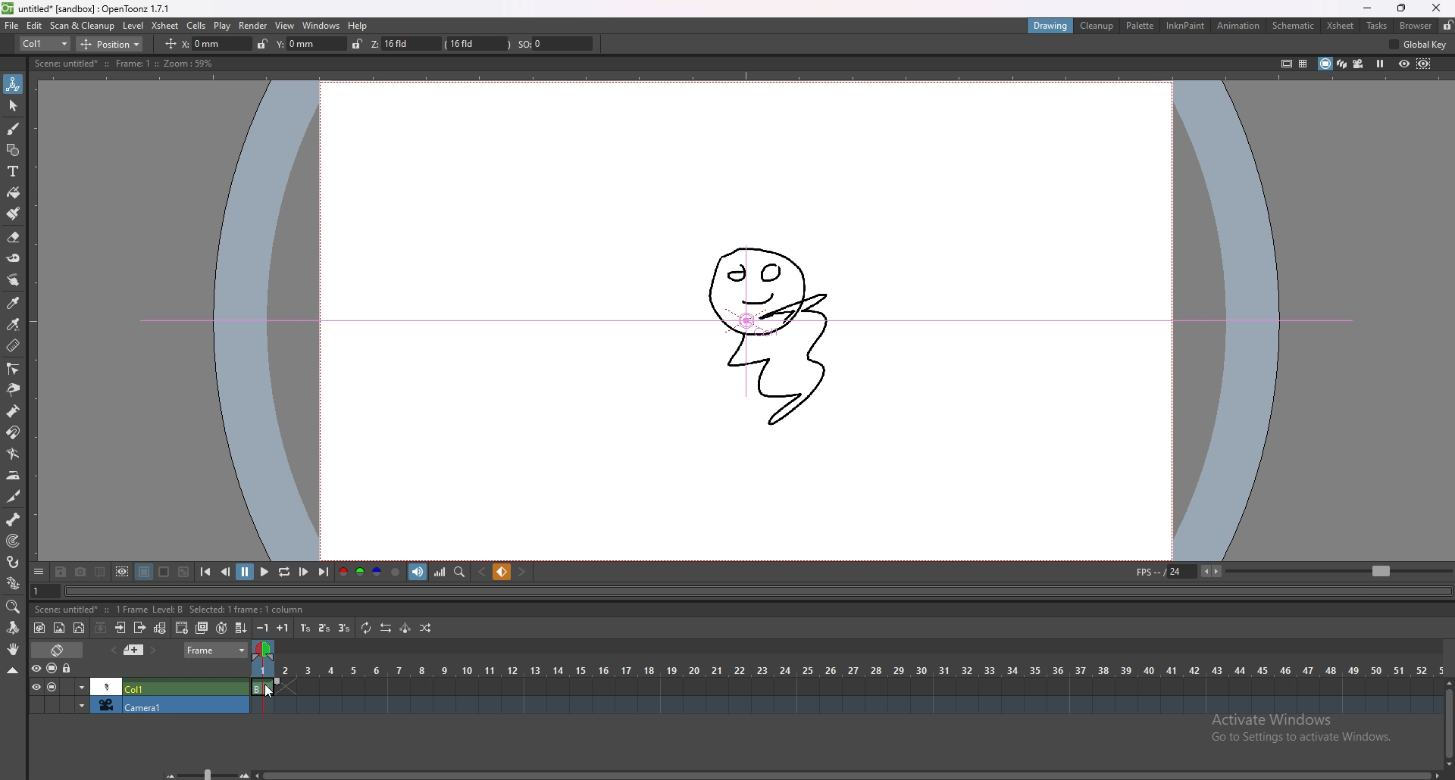  Describe the element at coordinates (120, 628) in the screenshot. I see `open sub xsheet` at that location.